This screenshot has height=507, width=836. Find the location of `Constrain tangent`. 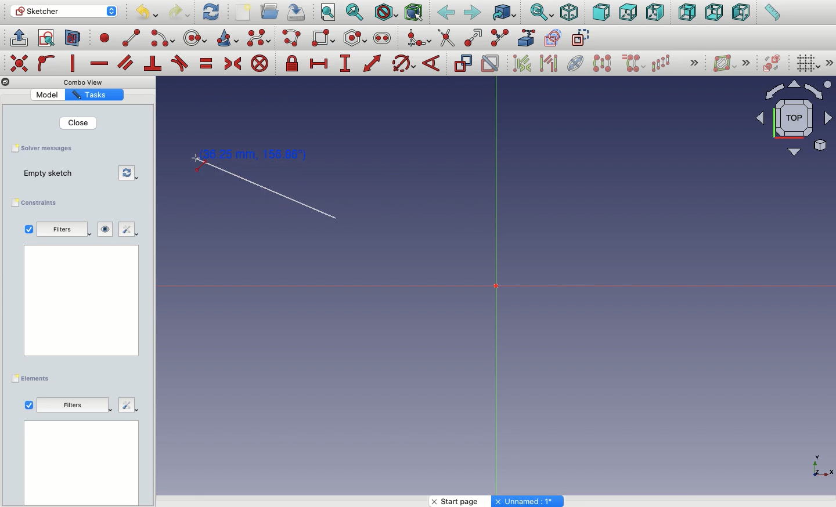

Constrain tangent is located at coordinates (180, 63).